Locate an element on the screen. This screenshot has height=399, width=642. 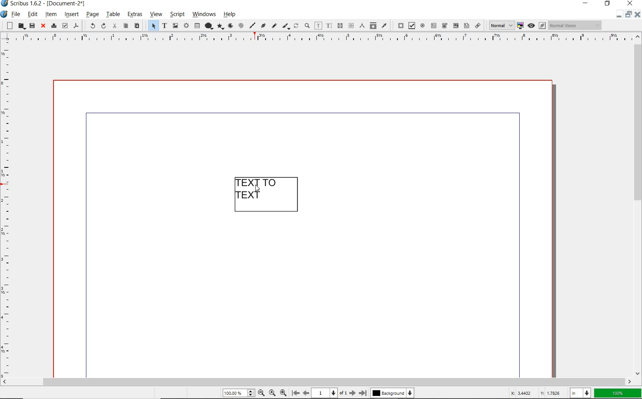
zoom level is located at coordinates (240, 394).